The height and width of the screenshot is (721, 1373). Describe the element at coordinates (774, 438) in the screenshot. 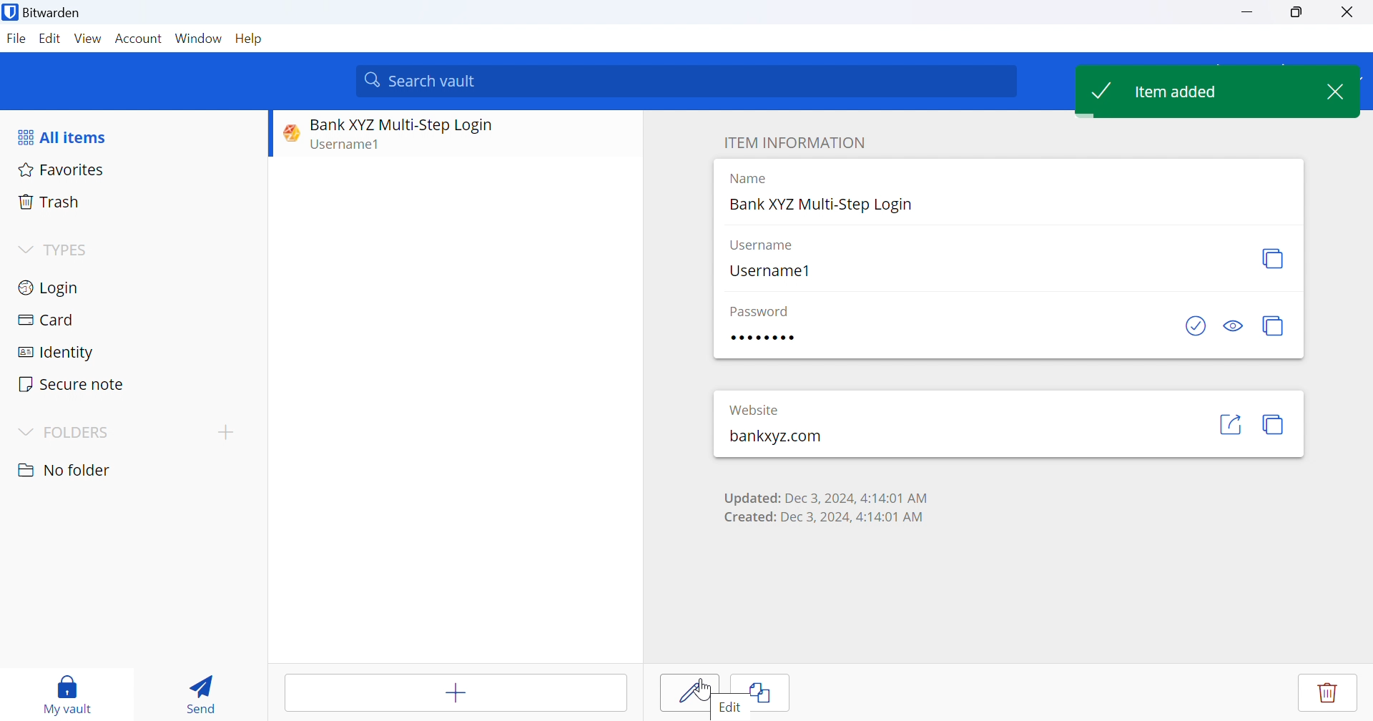

I see `bankxyz.com` at that location.